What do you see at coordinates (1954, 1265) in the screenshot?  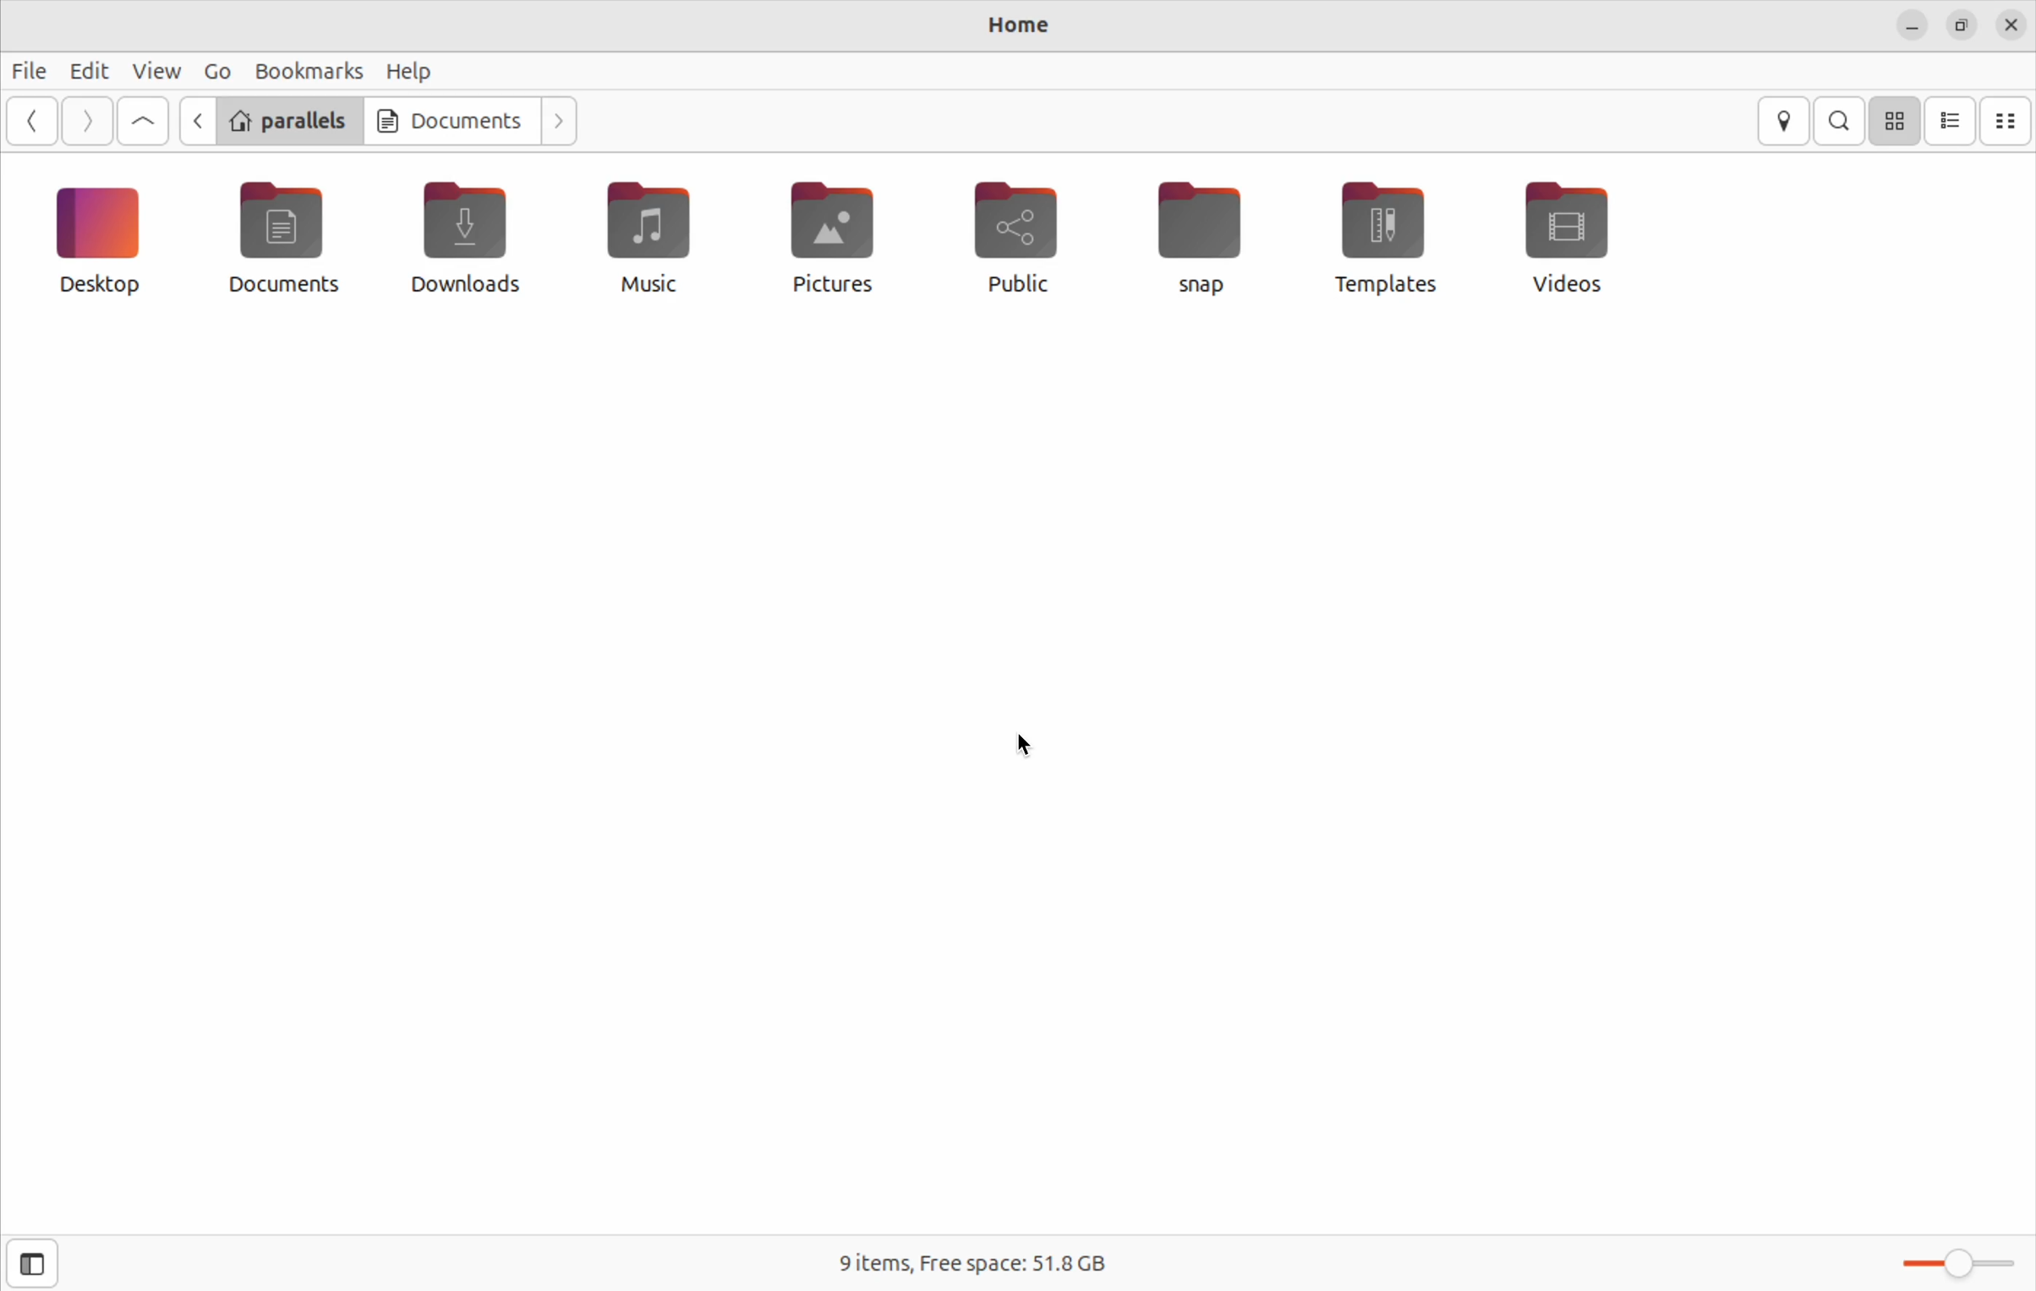 I see `toggle` at bounding box center [1954, 1265].